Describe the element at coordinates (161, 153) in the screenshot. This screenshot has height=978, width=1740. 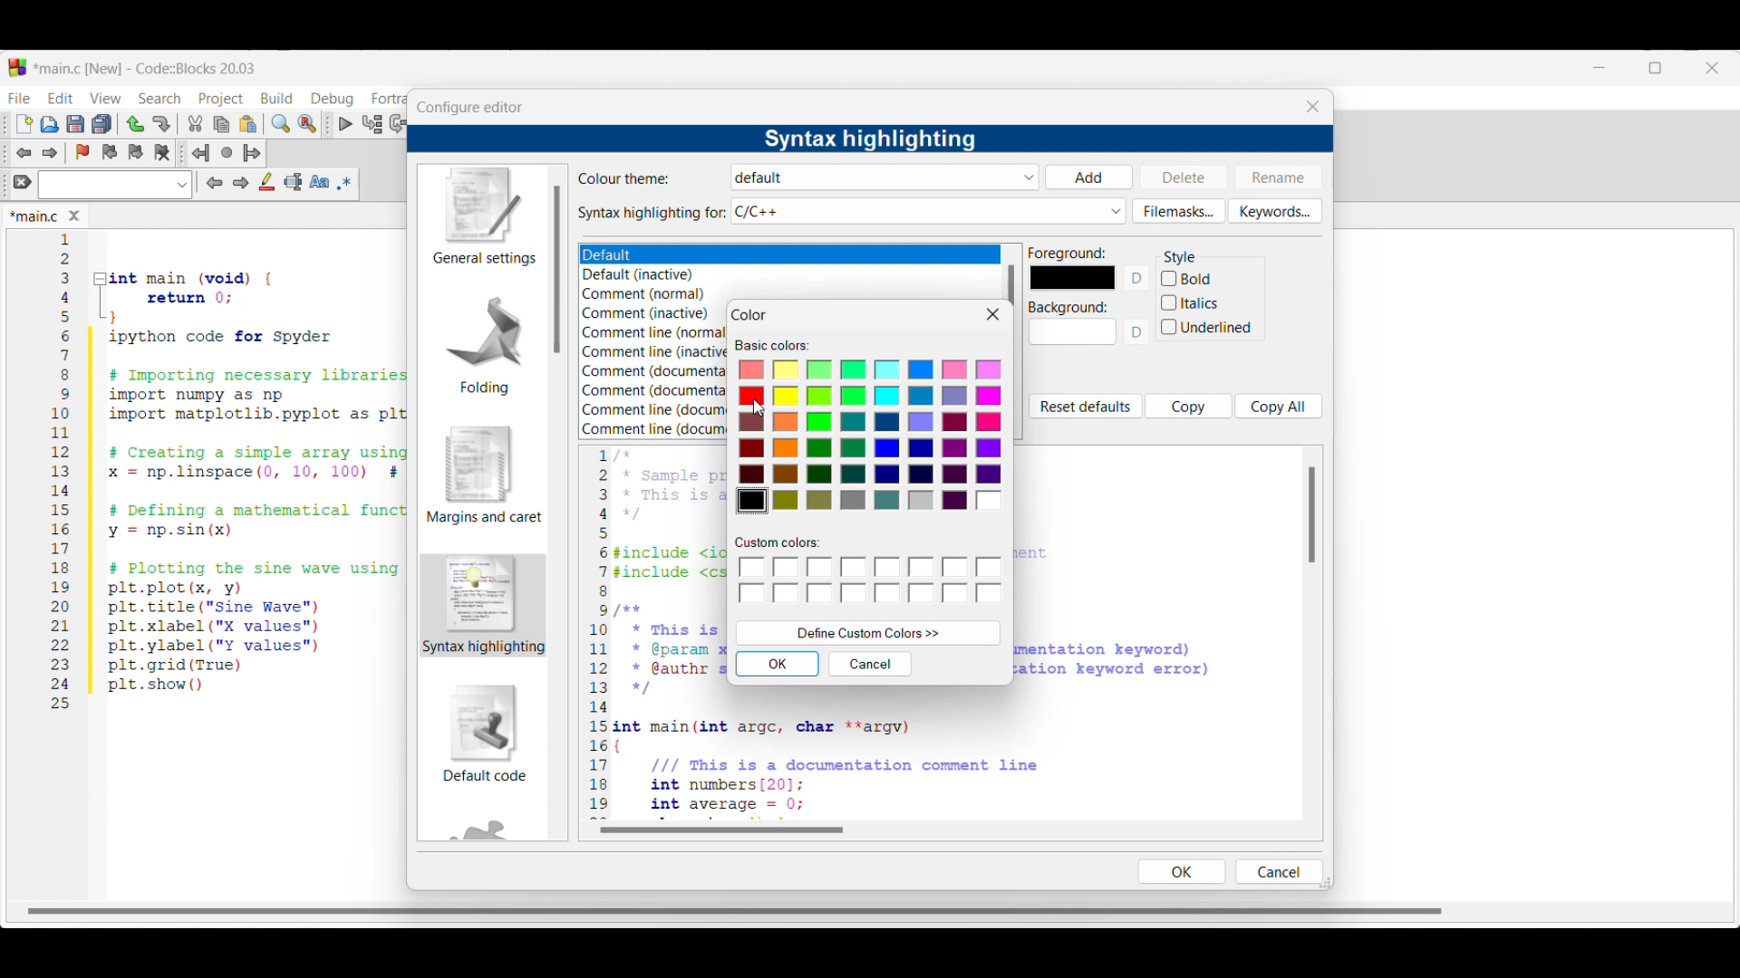
I see `Clear bookmarks` at that location.